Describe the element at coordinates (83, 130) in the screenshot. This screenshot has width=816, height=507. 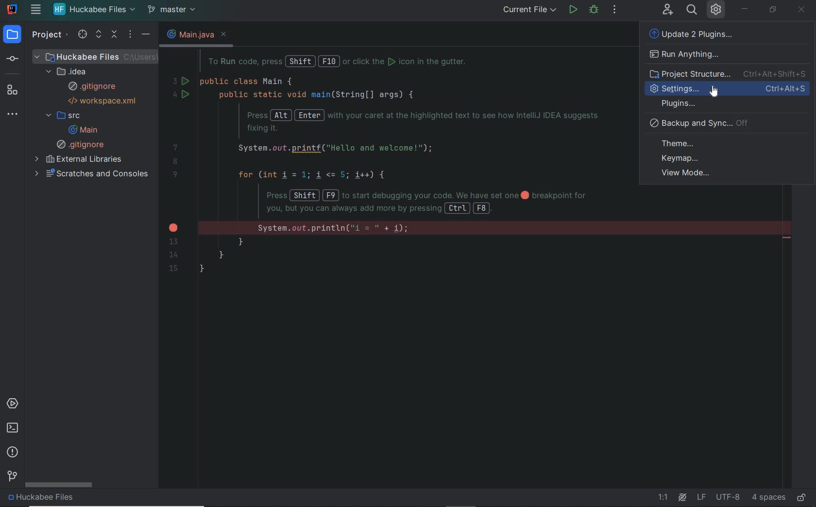
I see `main` at that location.